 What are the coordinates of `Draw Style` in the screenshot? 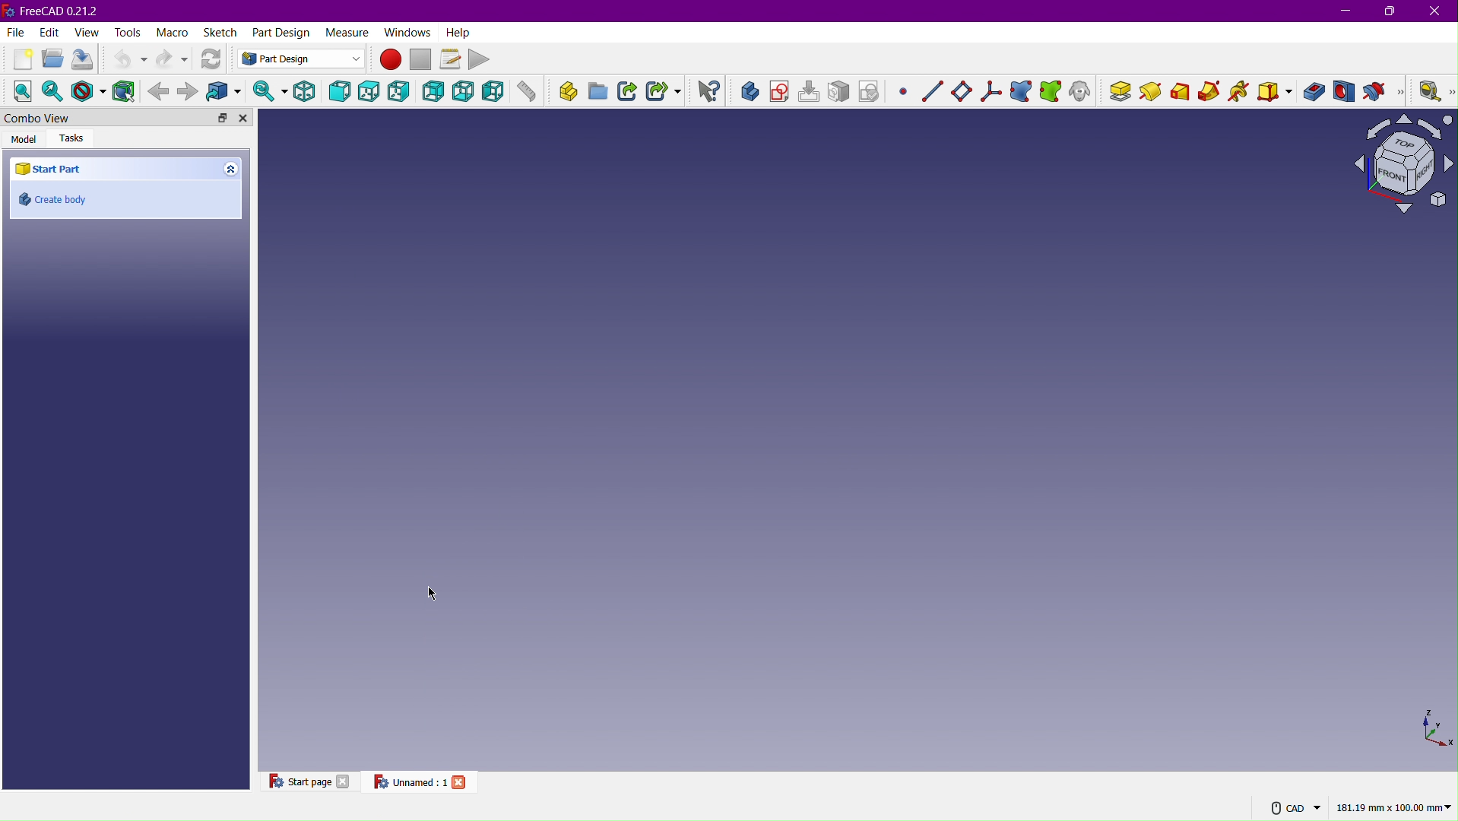 It's located at (91, 91).